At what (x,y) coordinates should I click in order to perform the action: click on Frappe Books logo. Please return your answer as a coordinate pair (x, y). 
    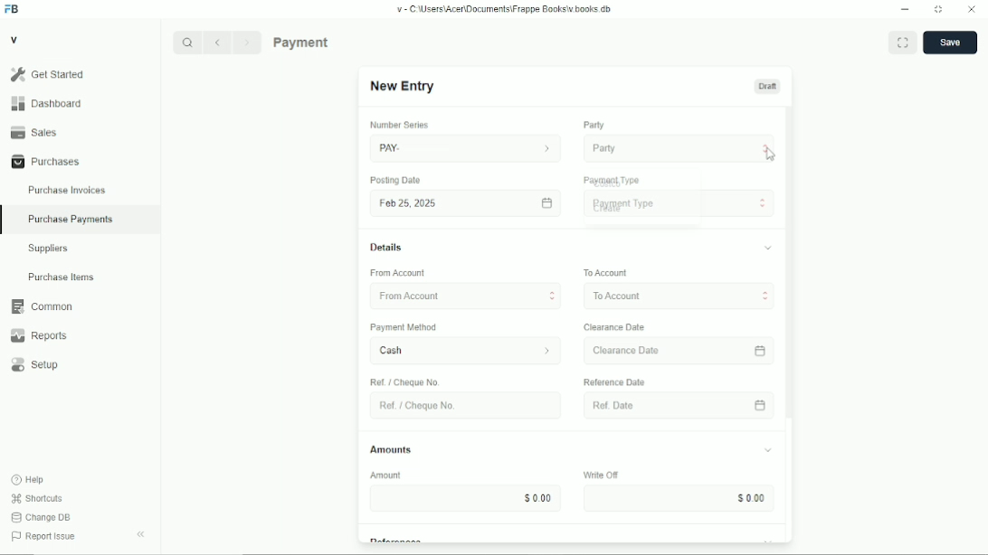
    Looking at the image, I should click on (11, 9).